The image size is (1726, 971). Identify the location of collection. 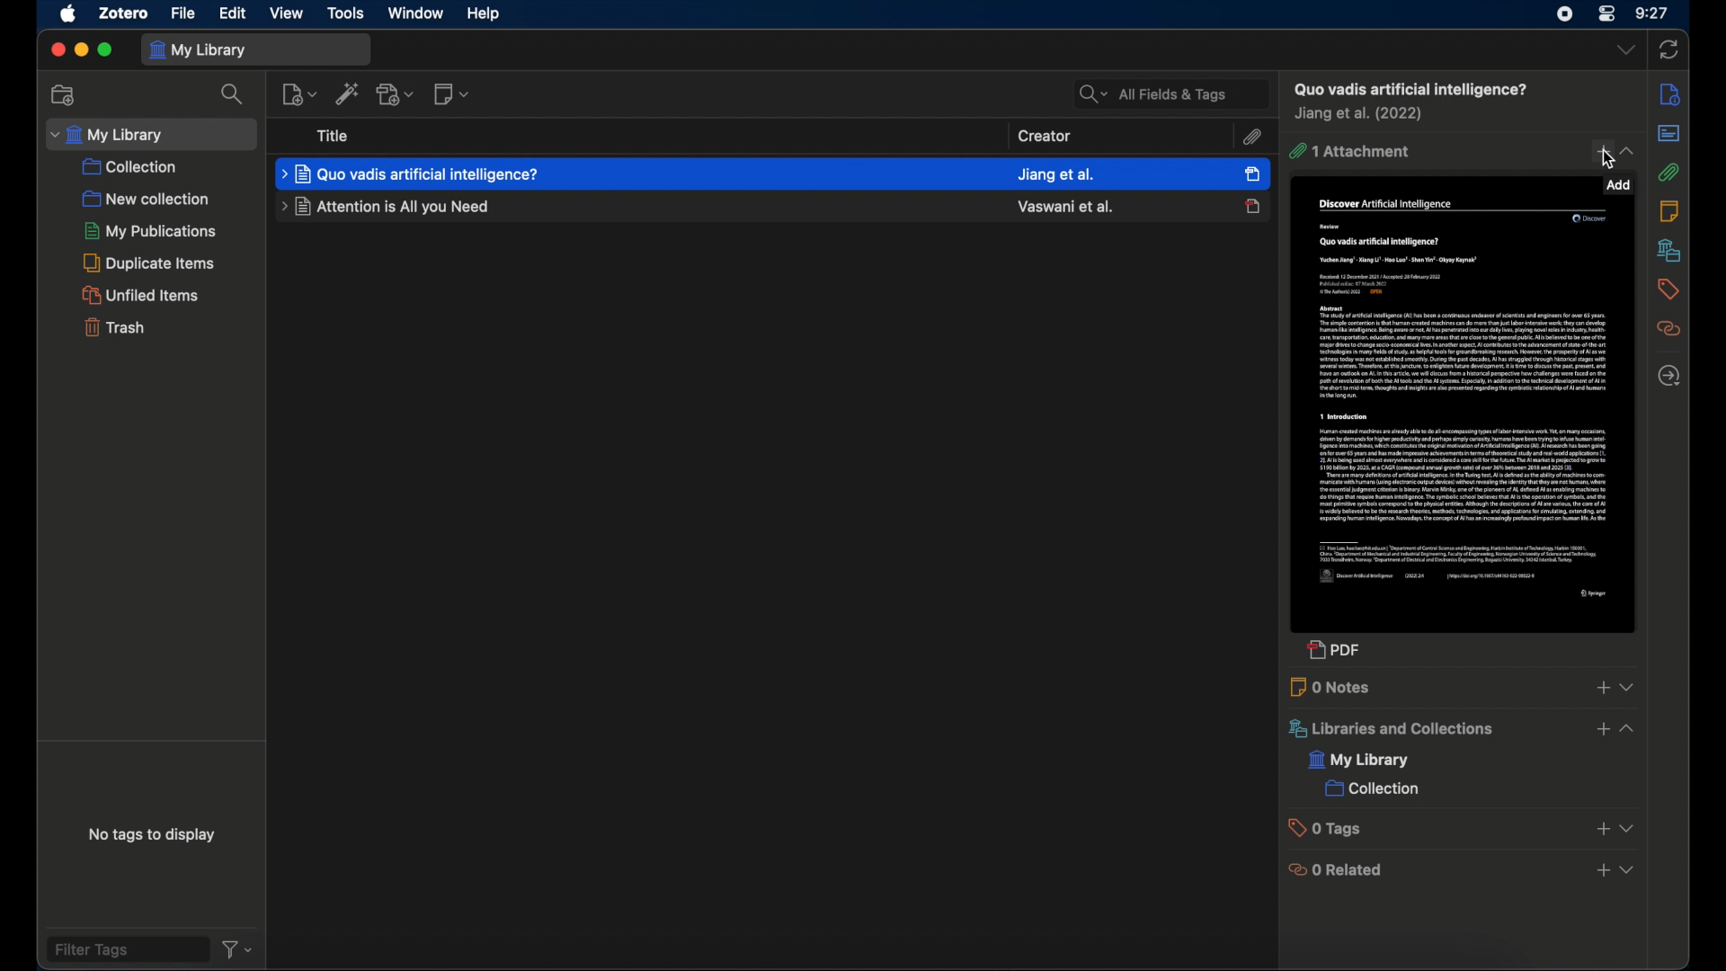
(1371, 790).